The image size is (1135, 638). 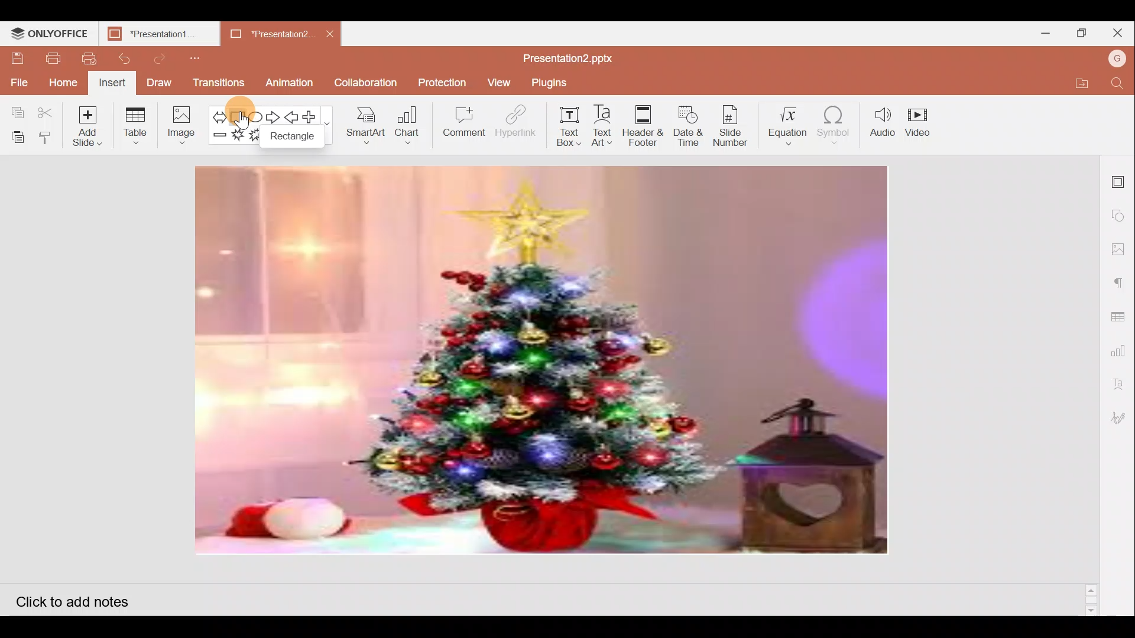 What do you see at coordinates (1118, 57) in the screenshot?
I see `Account name` at bounding box center [1118, 57].